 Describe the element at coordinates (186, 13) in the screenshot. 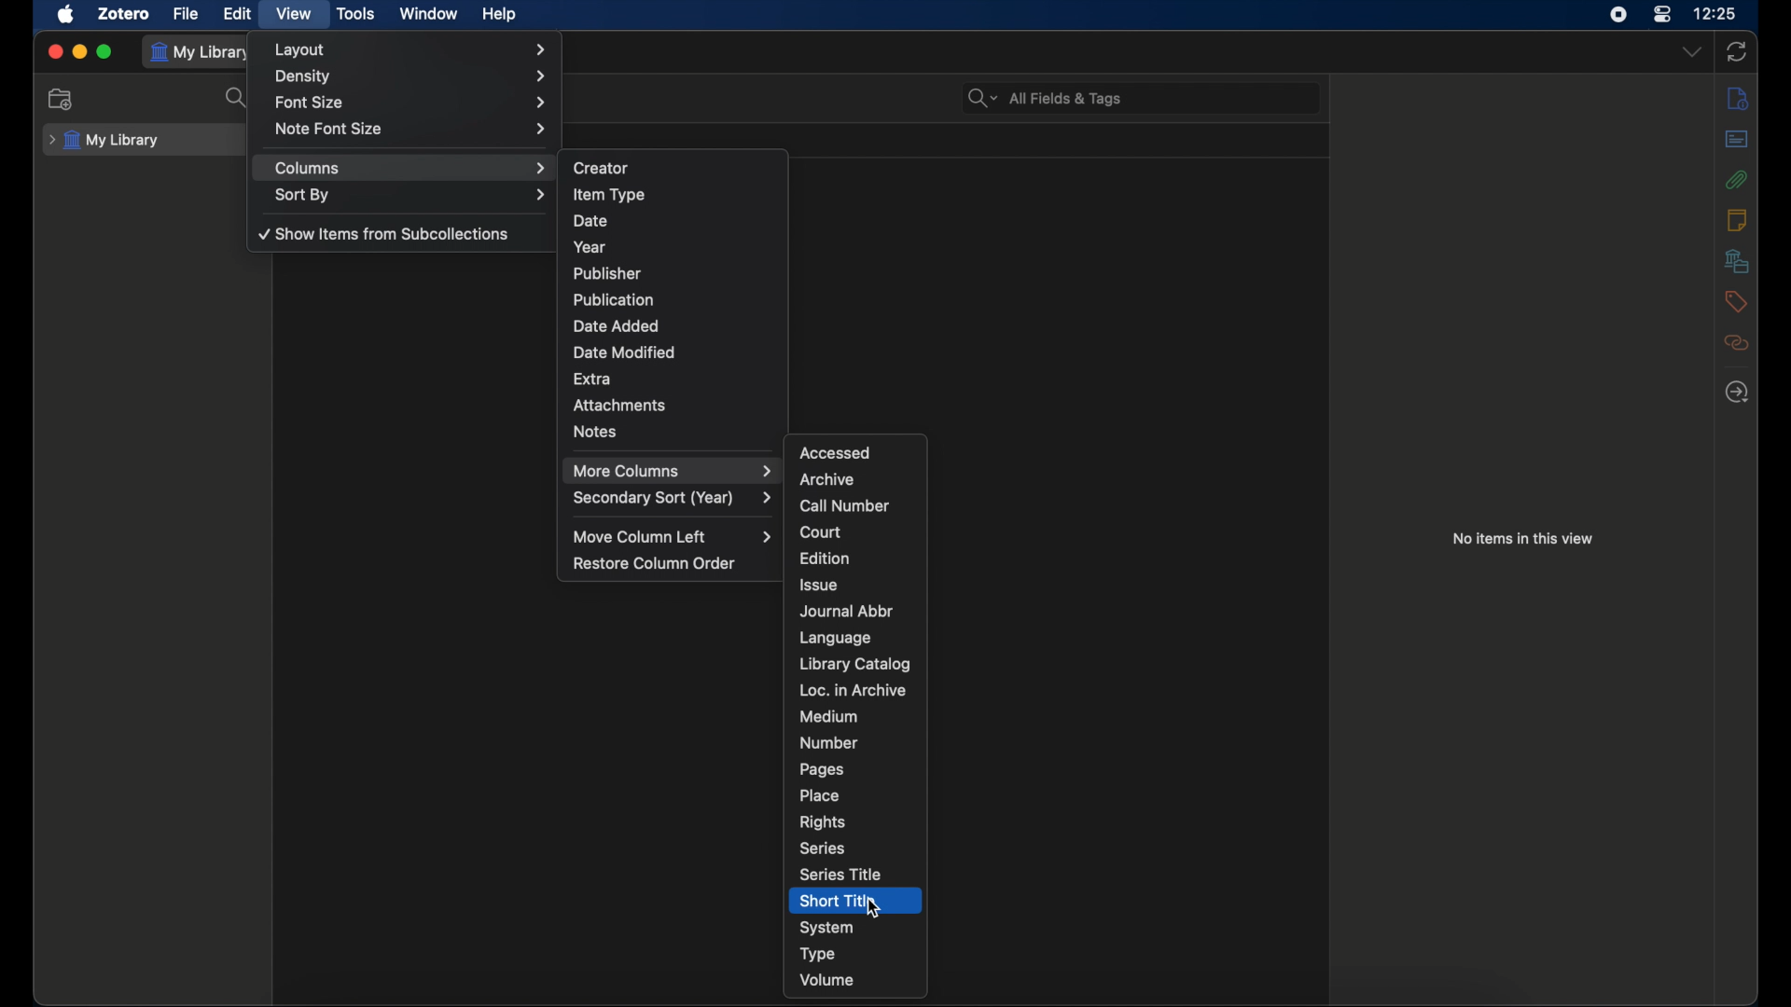

I see `file` at that location.